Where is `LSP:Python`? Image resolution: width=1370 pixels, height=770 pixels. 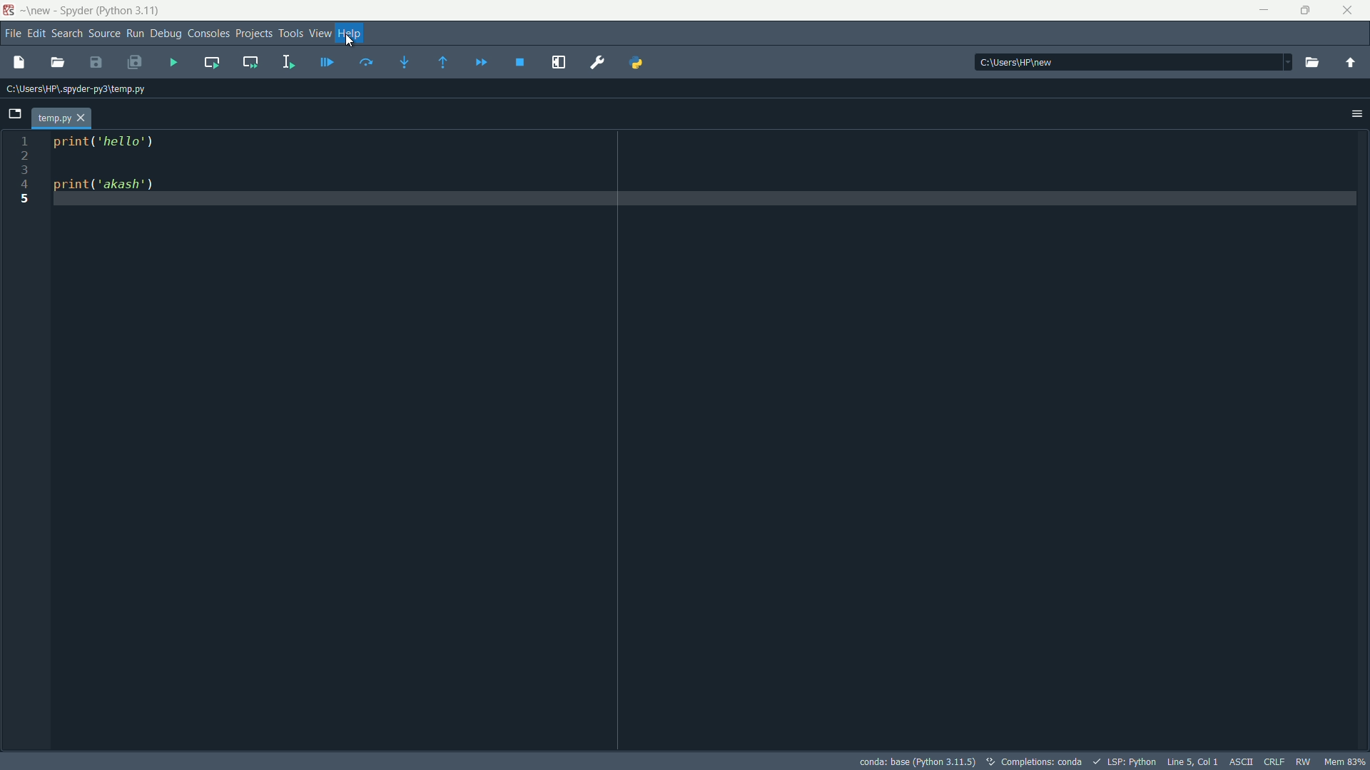
LSP:Python is located at coordinates (1129, 761).